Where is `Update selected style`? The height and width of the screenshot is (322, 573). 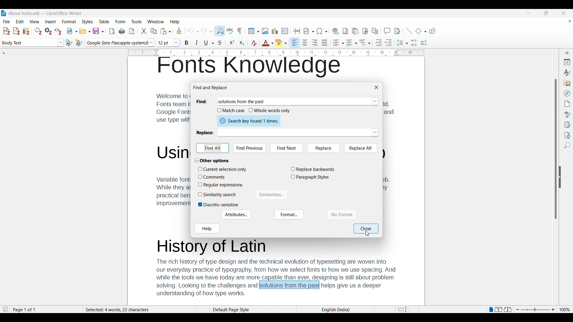 Update selected style is located at coordinates (69, 43).